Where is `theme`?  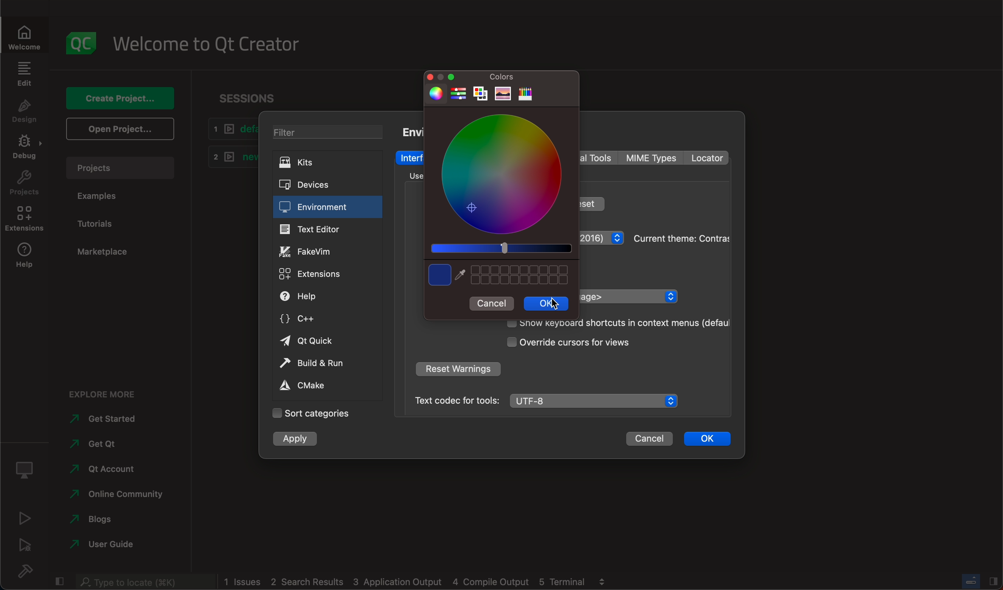 theme is located at coordinates (680, 237).